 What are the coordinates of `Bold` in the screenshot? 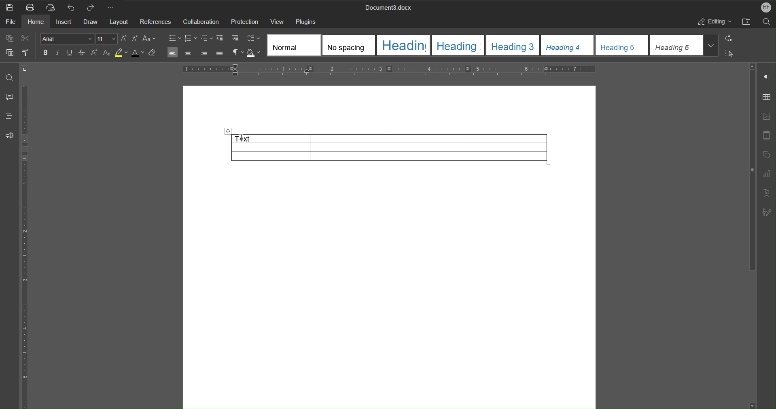 It's located at (47, 53).